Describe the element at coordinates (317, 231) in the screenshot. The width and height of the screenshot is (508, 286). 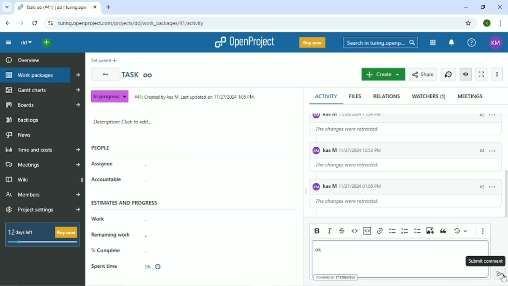
I see `Bold` at that location.